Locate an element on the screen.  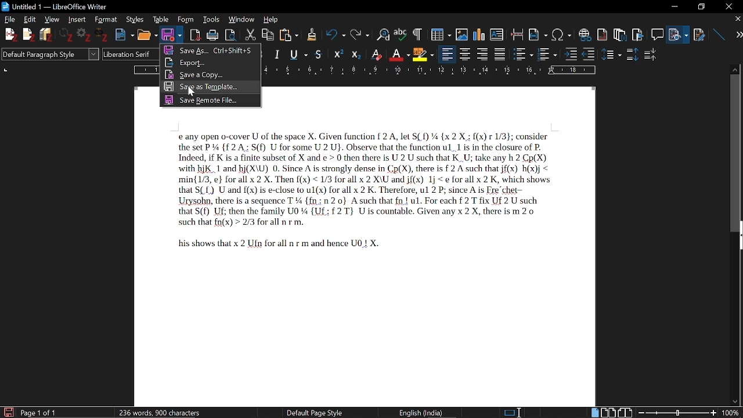
toggle ordered lists is located at coordinates (548, 53).